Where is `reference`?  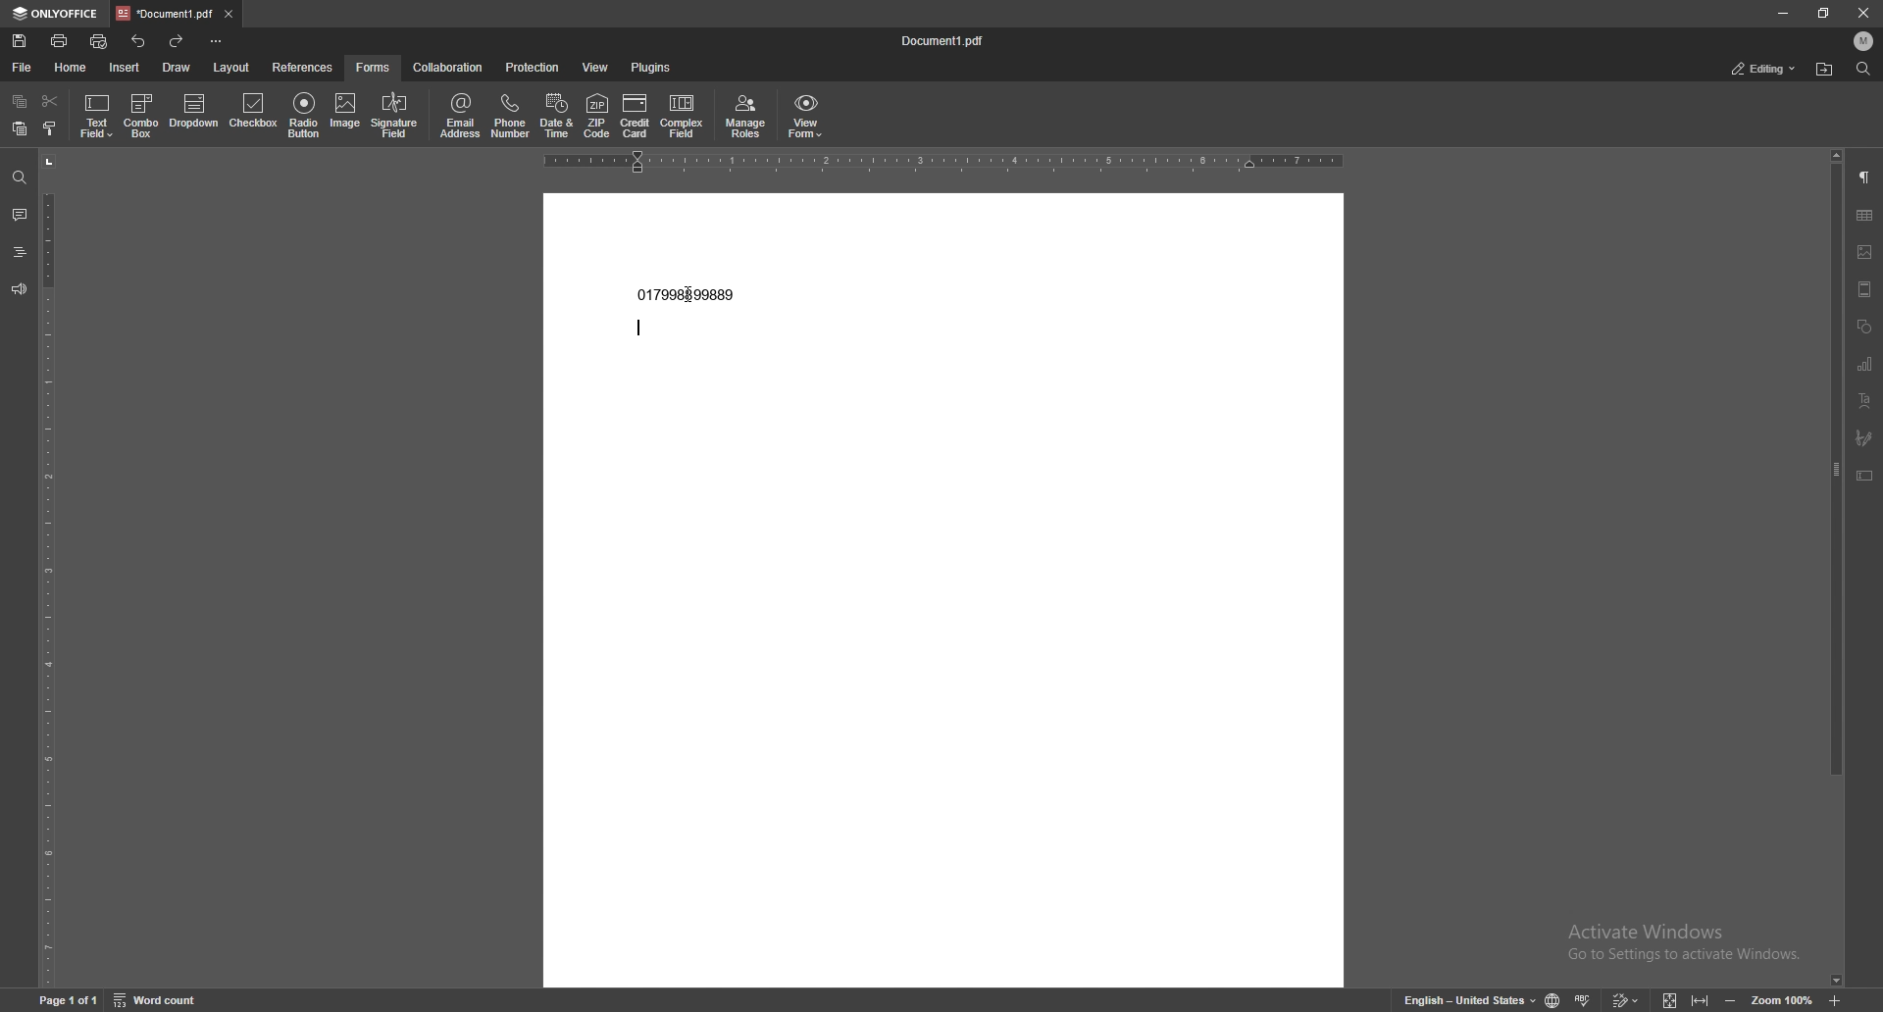
reference is located at coordinates (302, 69).